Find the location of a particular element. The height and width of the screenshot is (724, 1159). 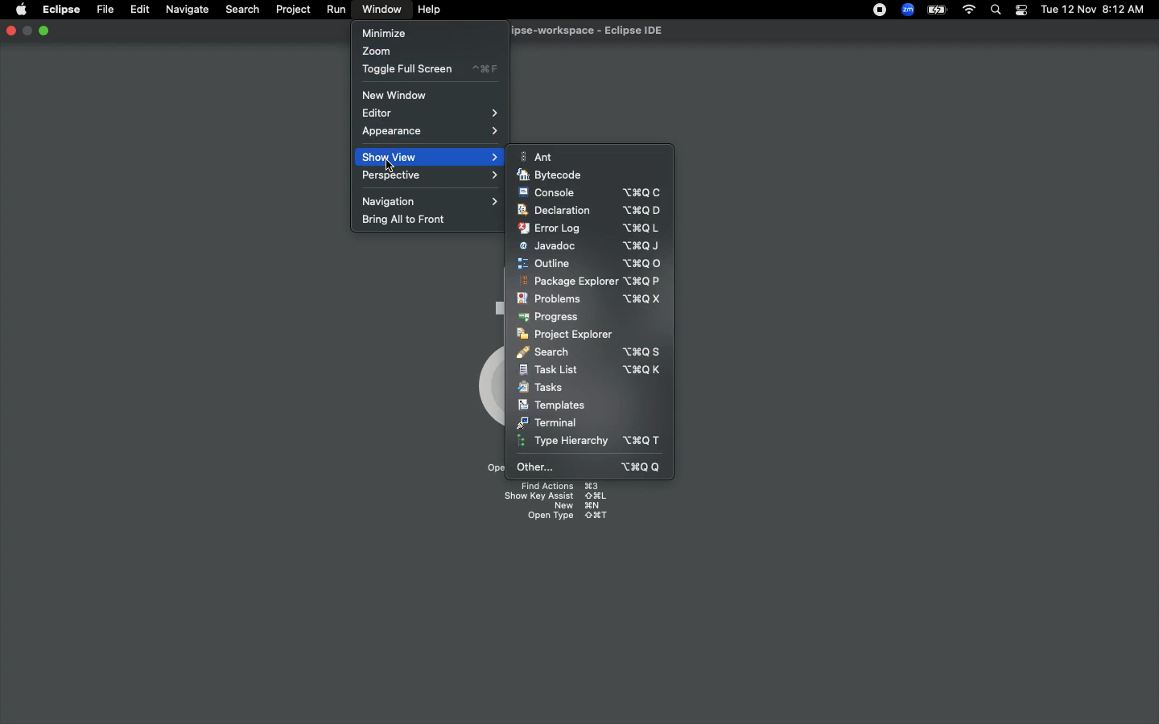

Bytecode is located at coordinates (554, 173).